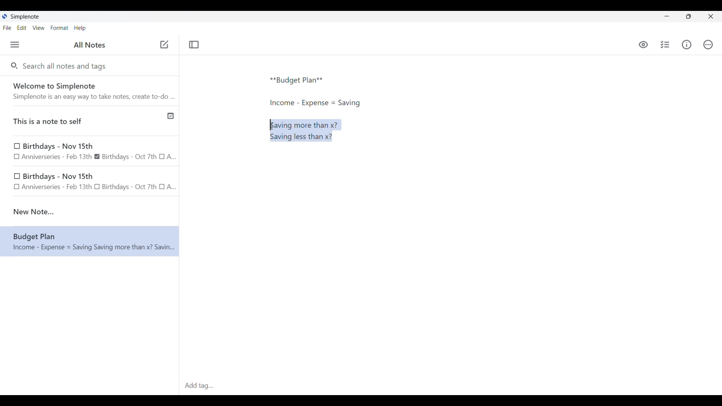 The width and height of the screenshot is (722, 406). Describe the element at coordinates (89, 212) in the screenshot. I see `new note` at that location.